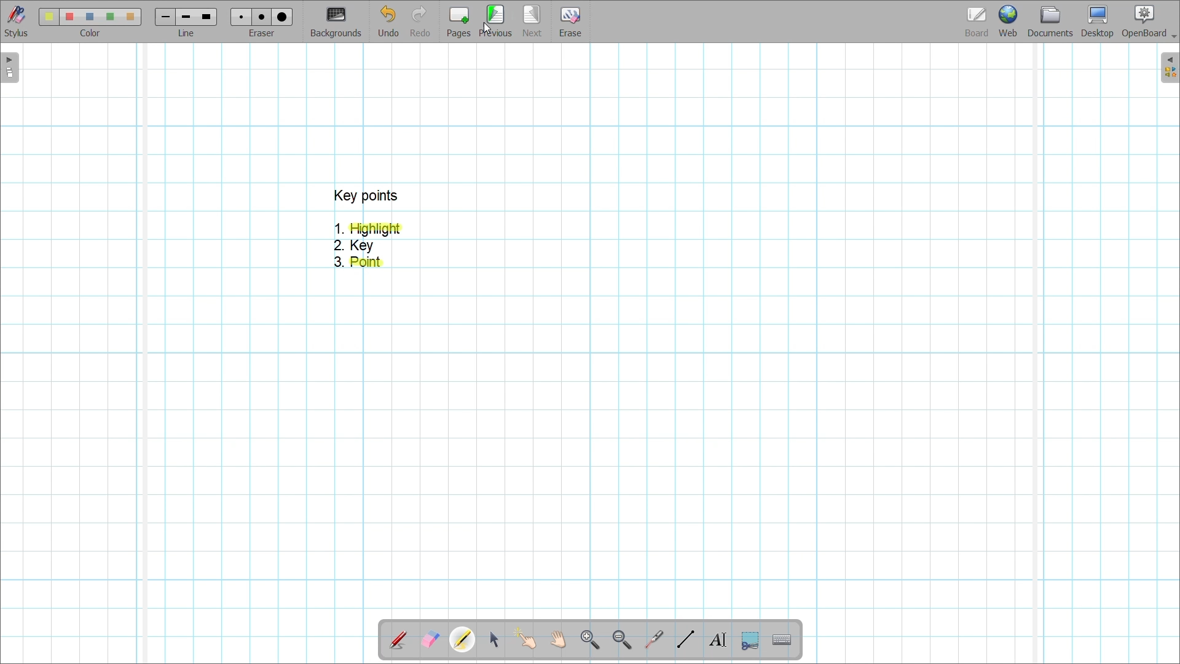 The image size is (1180, 664). Describe the element at coordinates (1170, 68) in the screenshot. I see `Right sidebar` at that location.